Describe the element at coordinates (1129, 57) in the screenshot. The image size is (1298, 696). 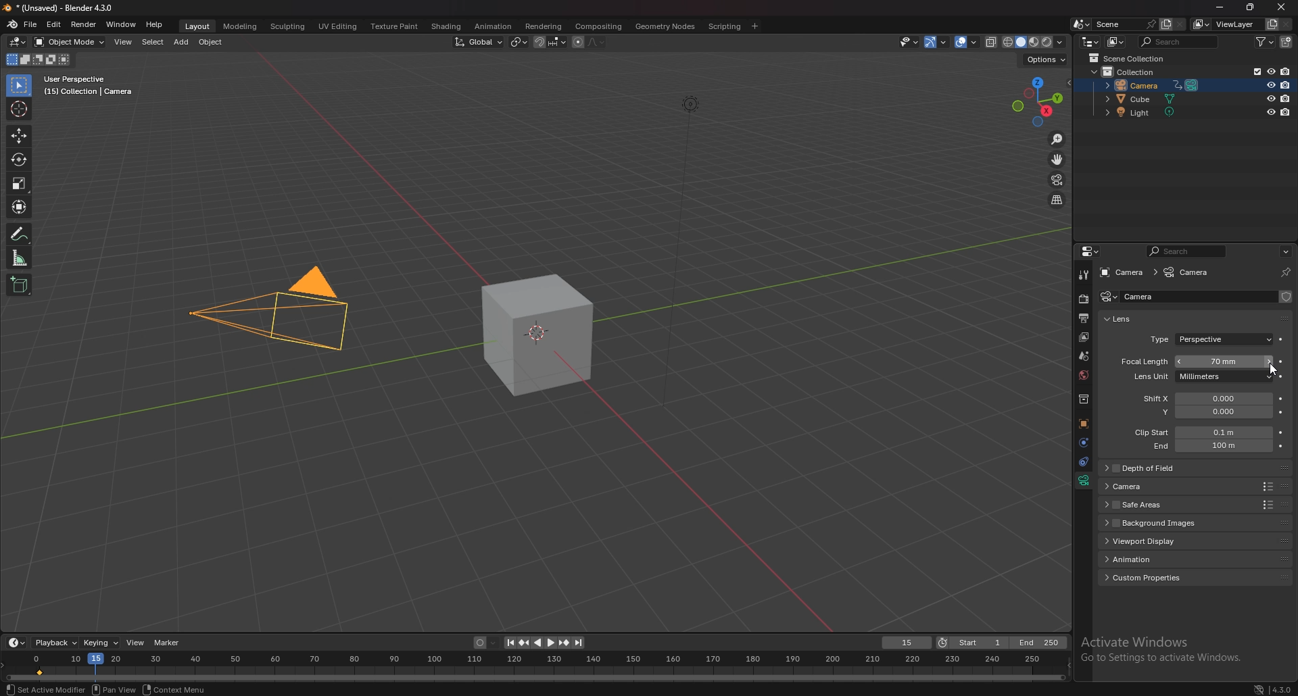
I see `scene collection` at that location.